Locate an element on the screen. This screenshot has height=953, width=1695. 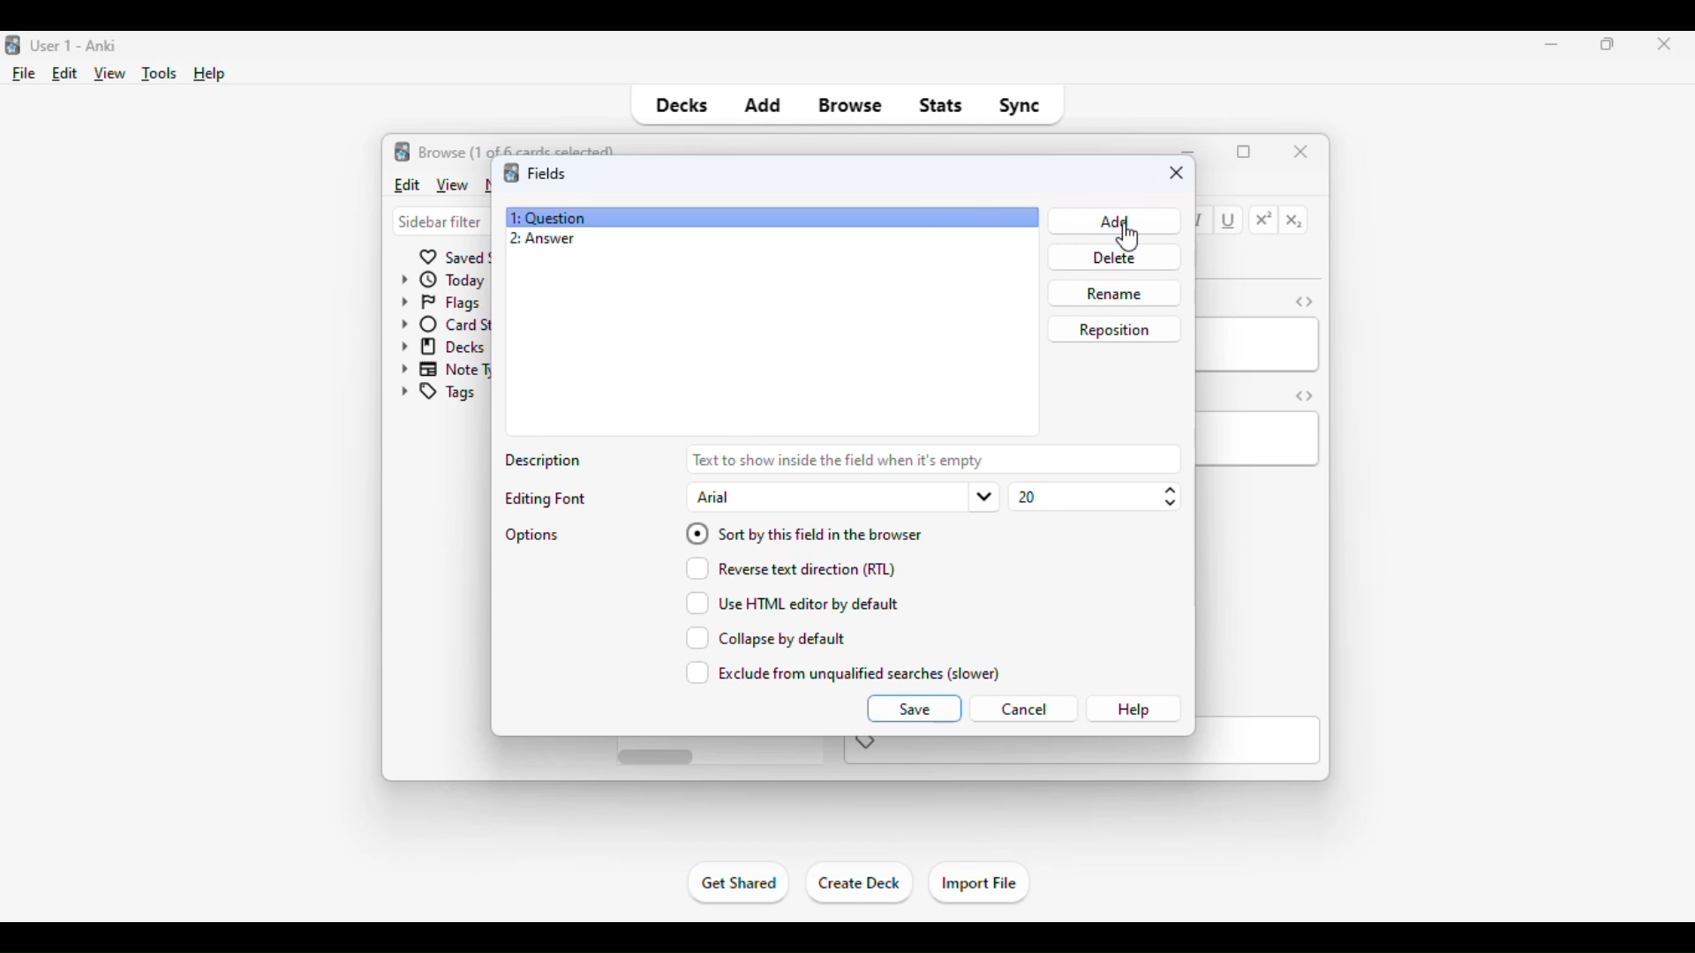
logo is located at coordinates (510, 173).